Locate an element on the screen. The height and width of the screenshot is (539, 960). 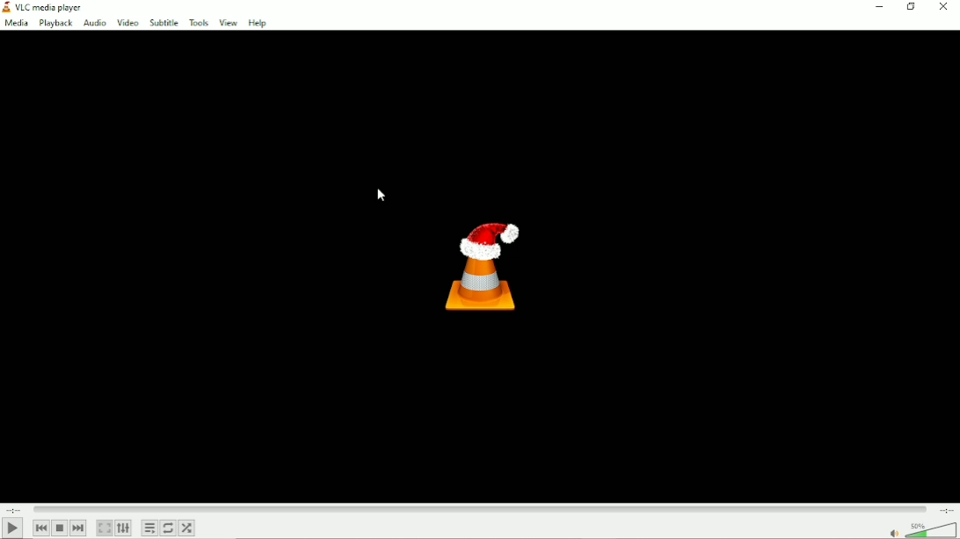
VLC media player is located at coordinates (49, 8).